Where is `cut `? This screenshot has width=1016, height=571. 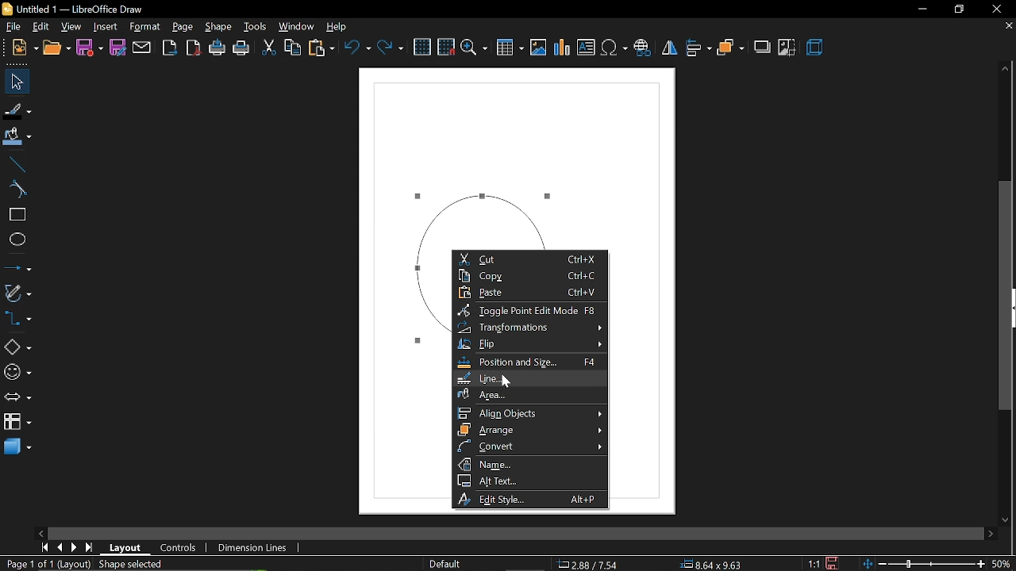 cut  is located at coordinates (269, 48).